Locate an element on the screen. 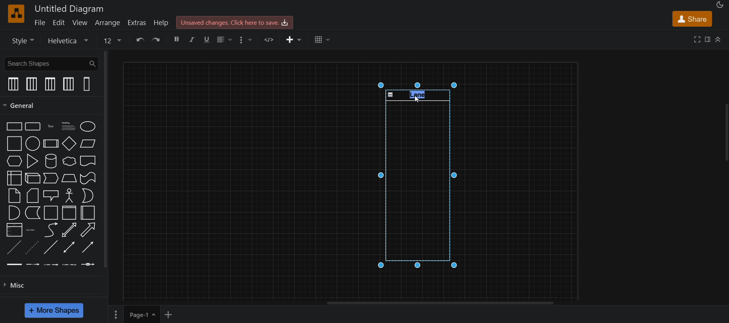  actor is located at coordinates (70, 196).